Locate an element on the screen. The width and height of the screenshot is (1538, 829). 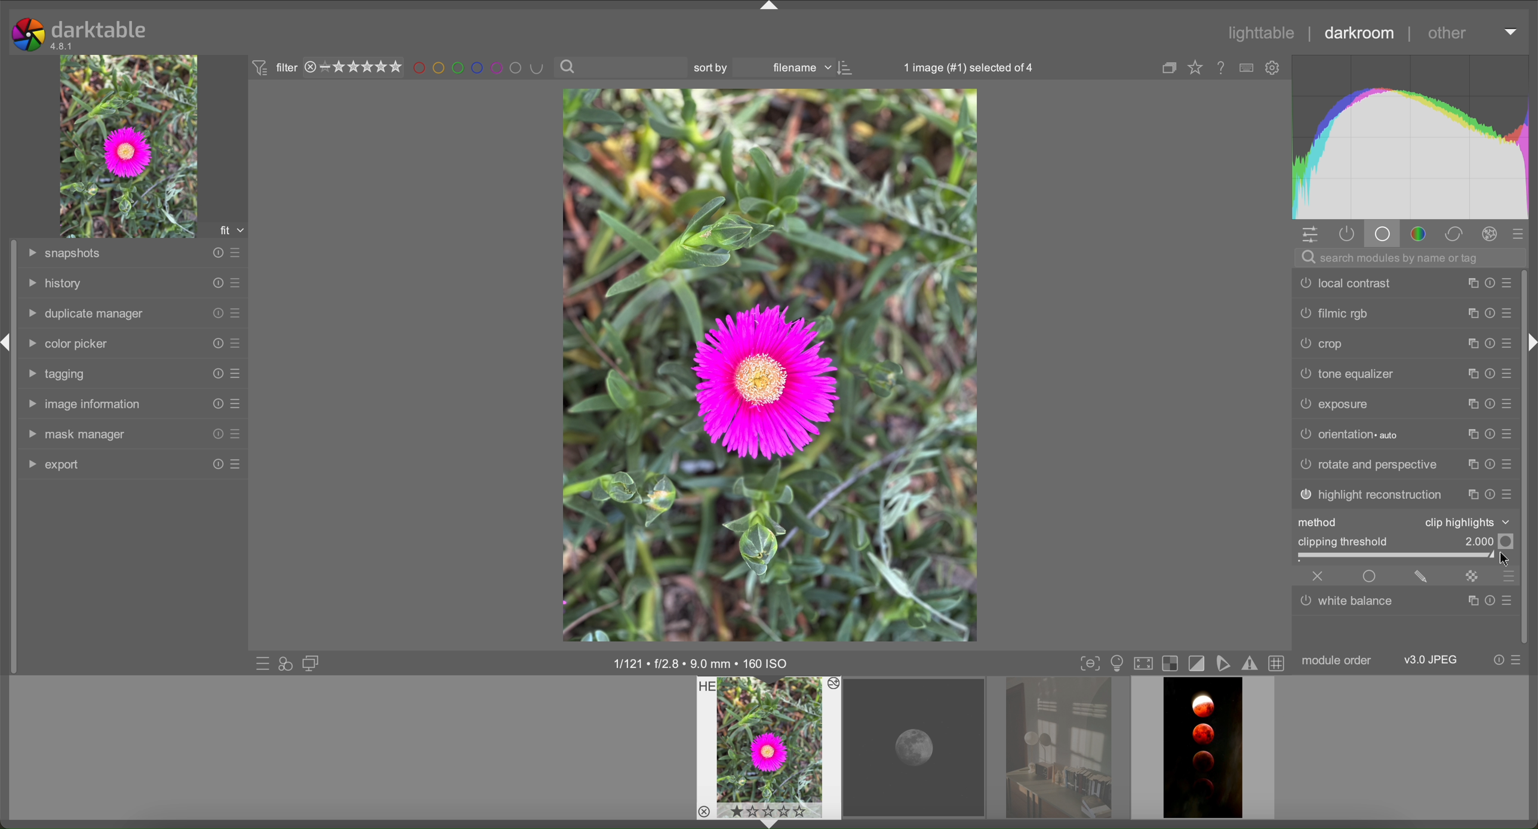
presets is located at coordinates (1522, 233).